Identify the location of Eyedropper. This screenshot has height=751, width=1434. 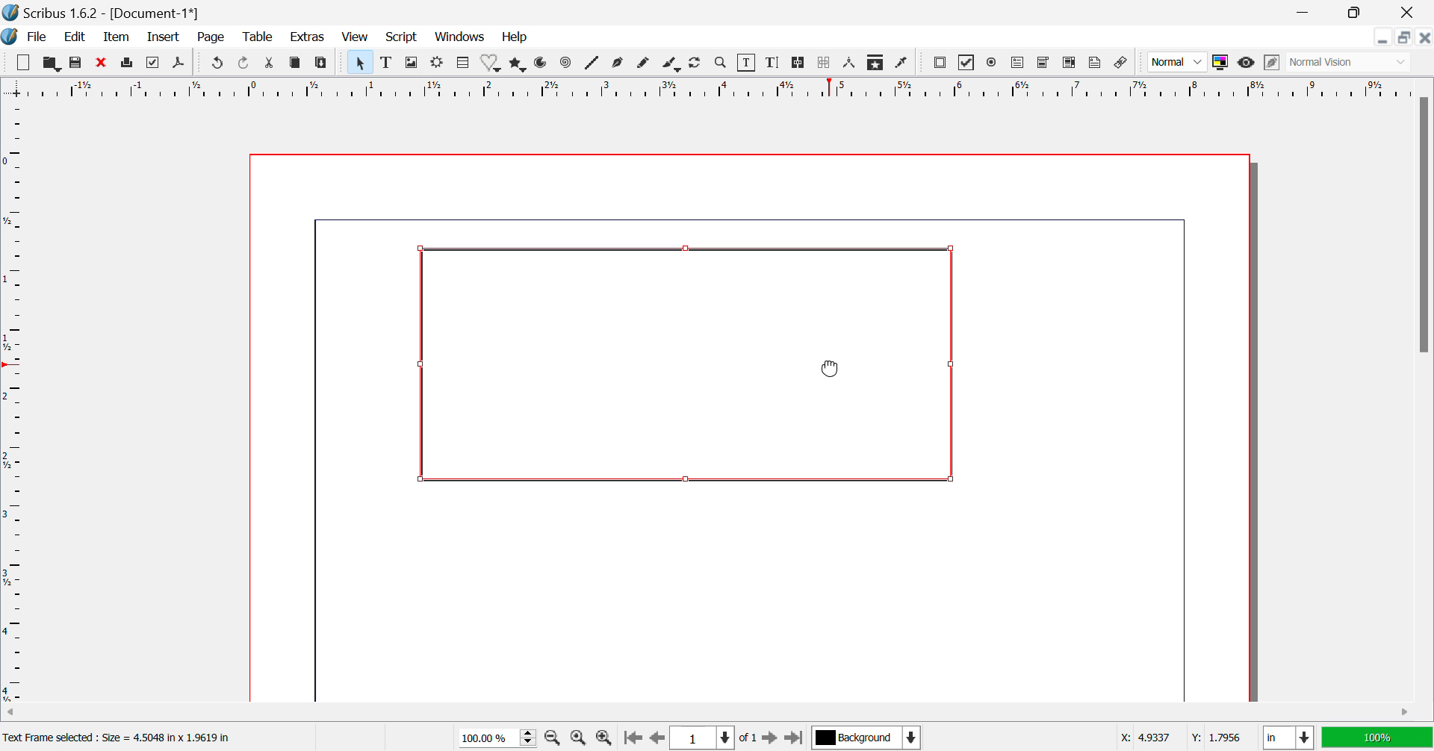
(904, 62).